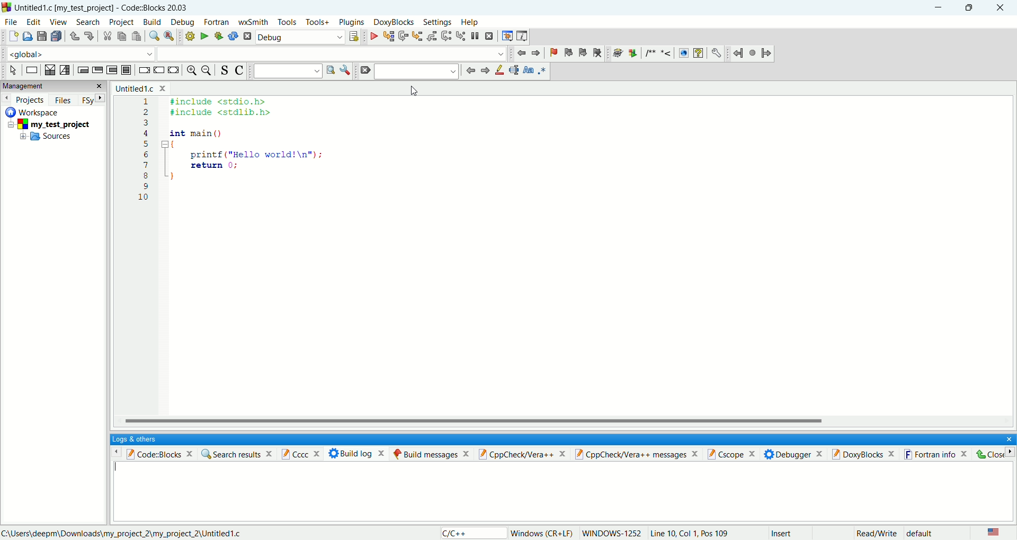 This screenshot has width=1017, height=540. I want to click on next line, so click(404, 37).